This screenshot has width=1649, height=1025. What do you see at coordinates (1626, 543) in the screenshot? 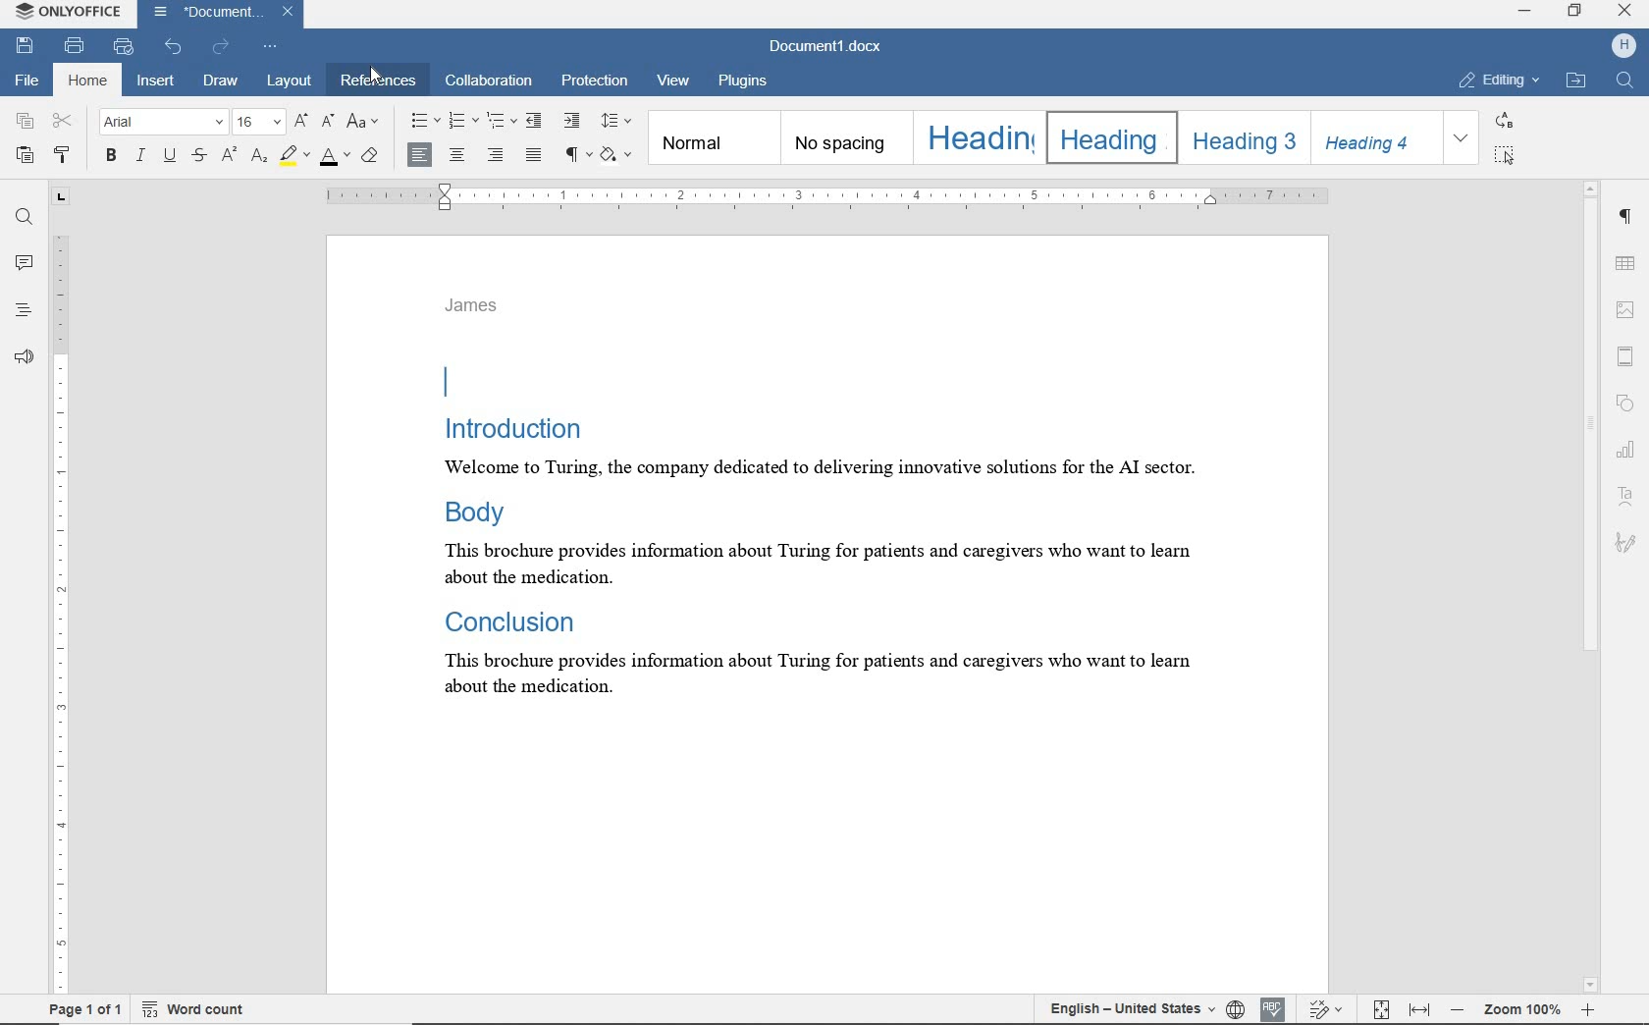
I see `signature` at bounding box center [1626, 543].